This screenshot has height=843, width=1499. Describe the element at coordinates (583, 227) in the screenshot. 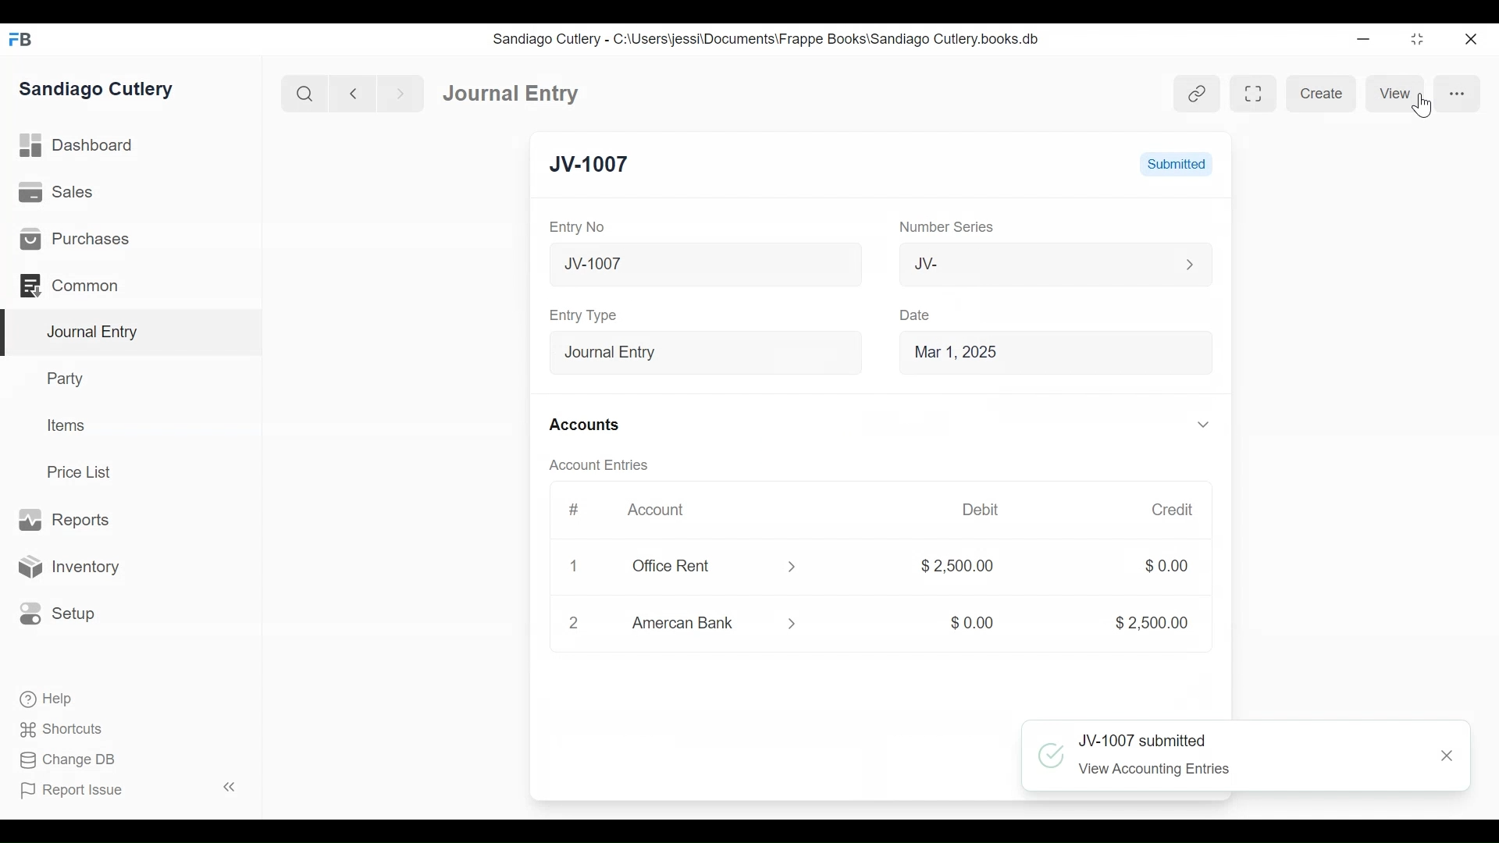

I see `Entry No` at that location.